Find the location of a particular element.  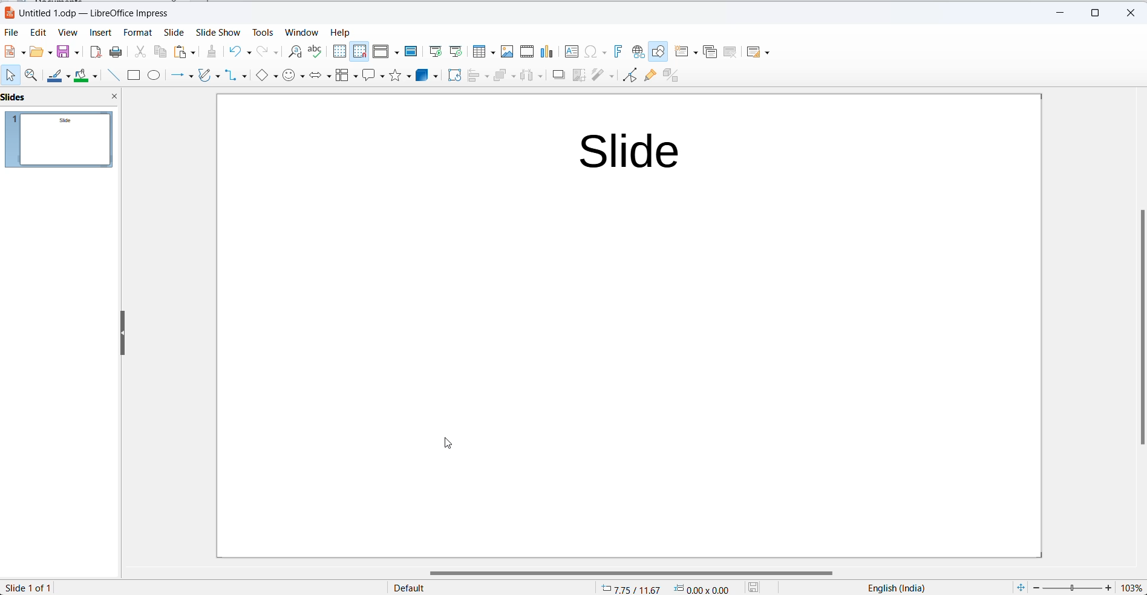

vertical scroll bar is located at coordinates (1140, 328).